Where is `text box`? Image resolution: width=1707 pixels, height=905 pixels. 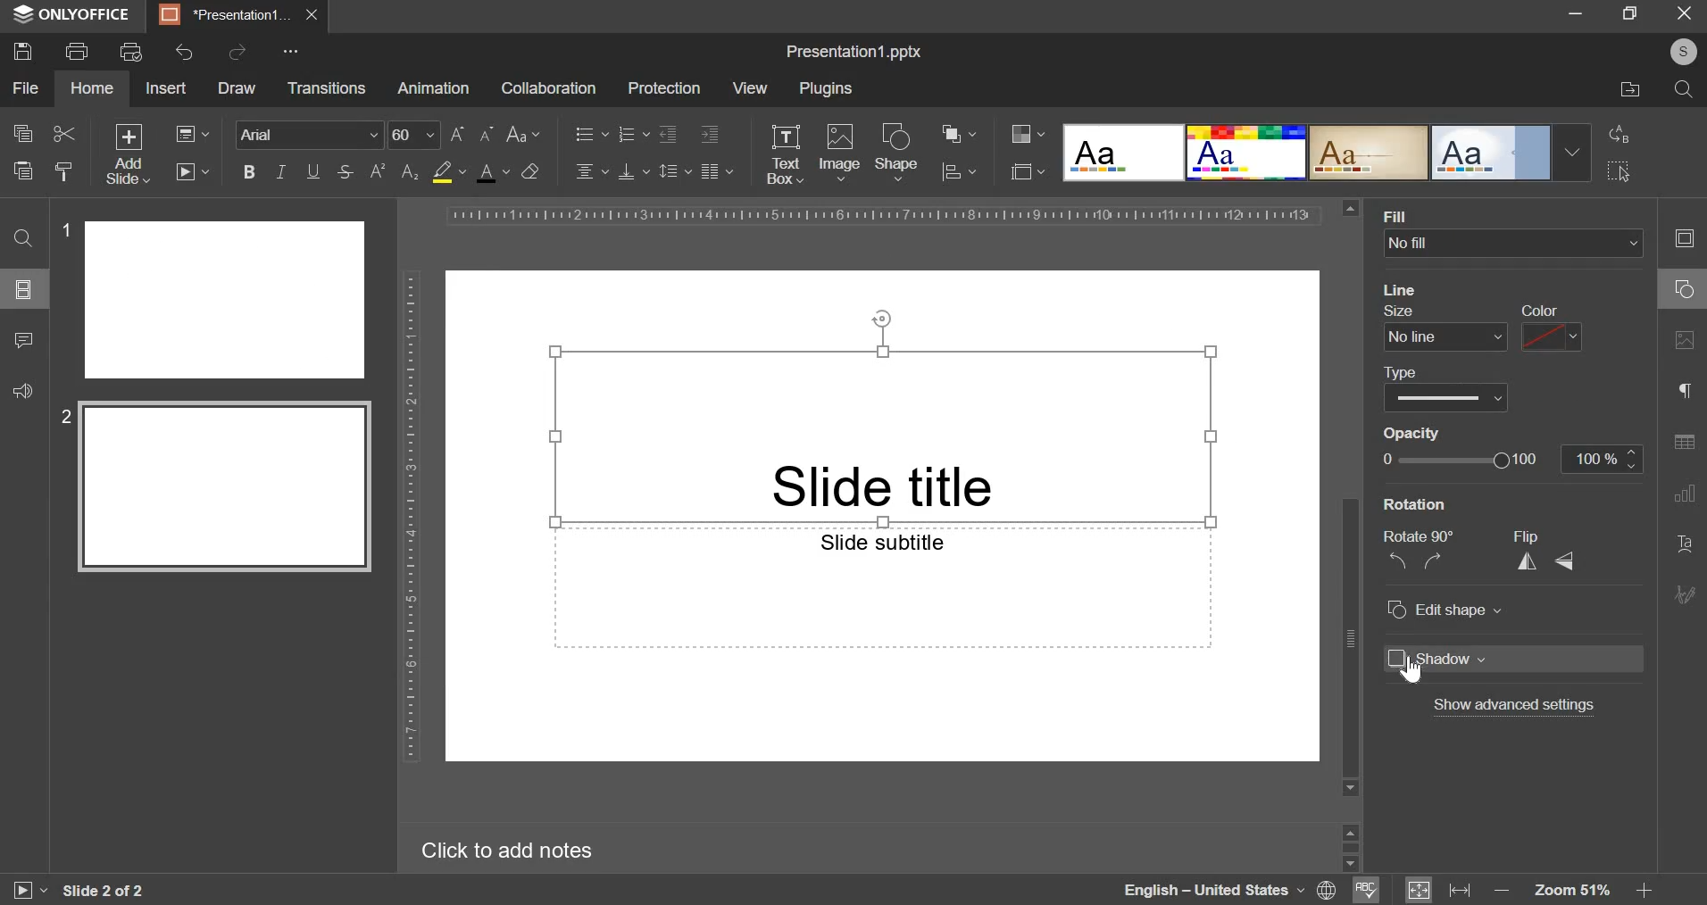 text box is located at coordinates (784, 154).